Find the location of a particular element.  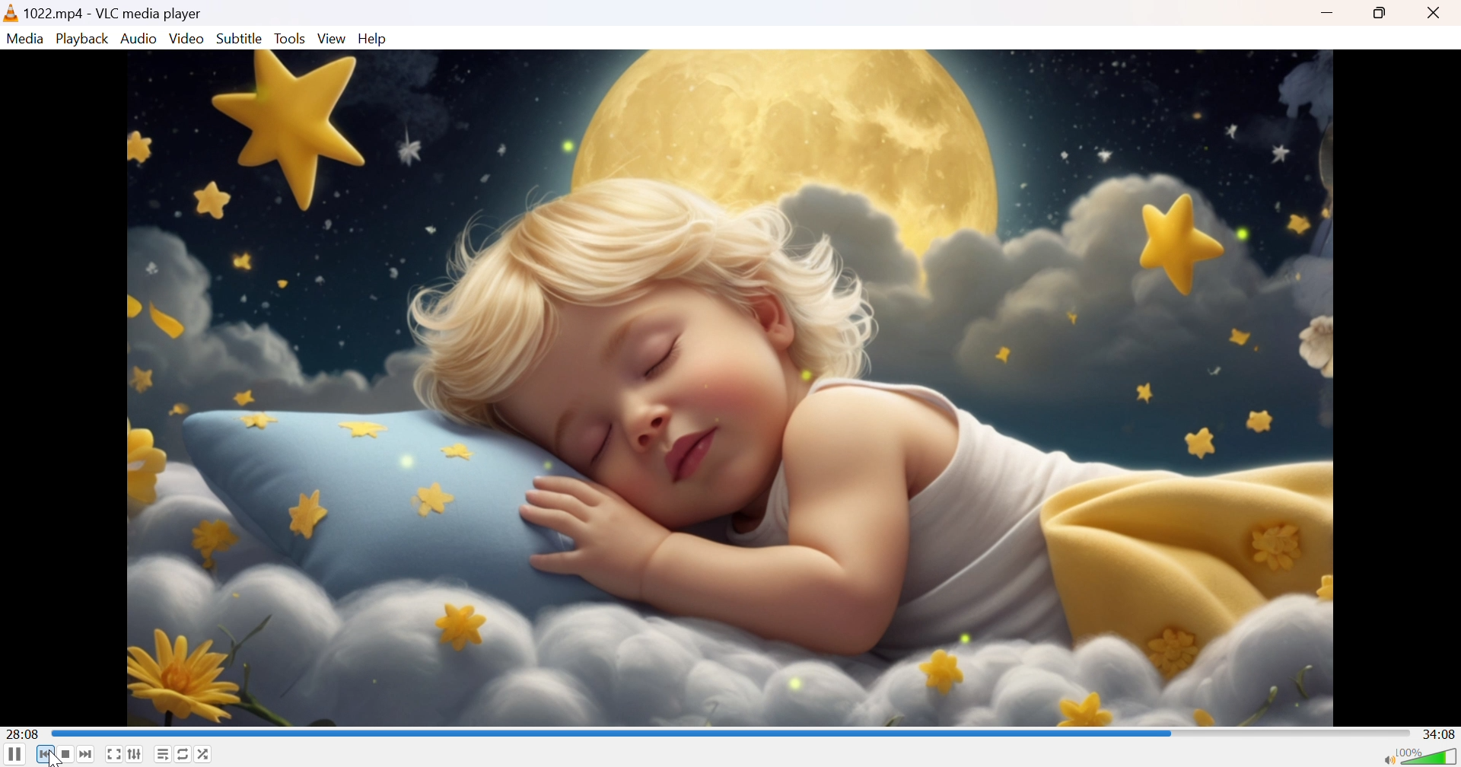

Video is located at coordinates (186, 39).